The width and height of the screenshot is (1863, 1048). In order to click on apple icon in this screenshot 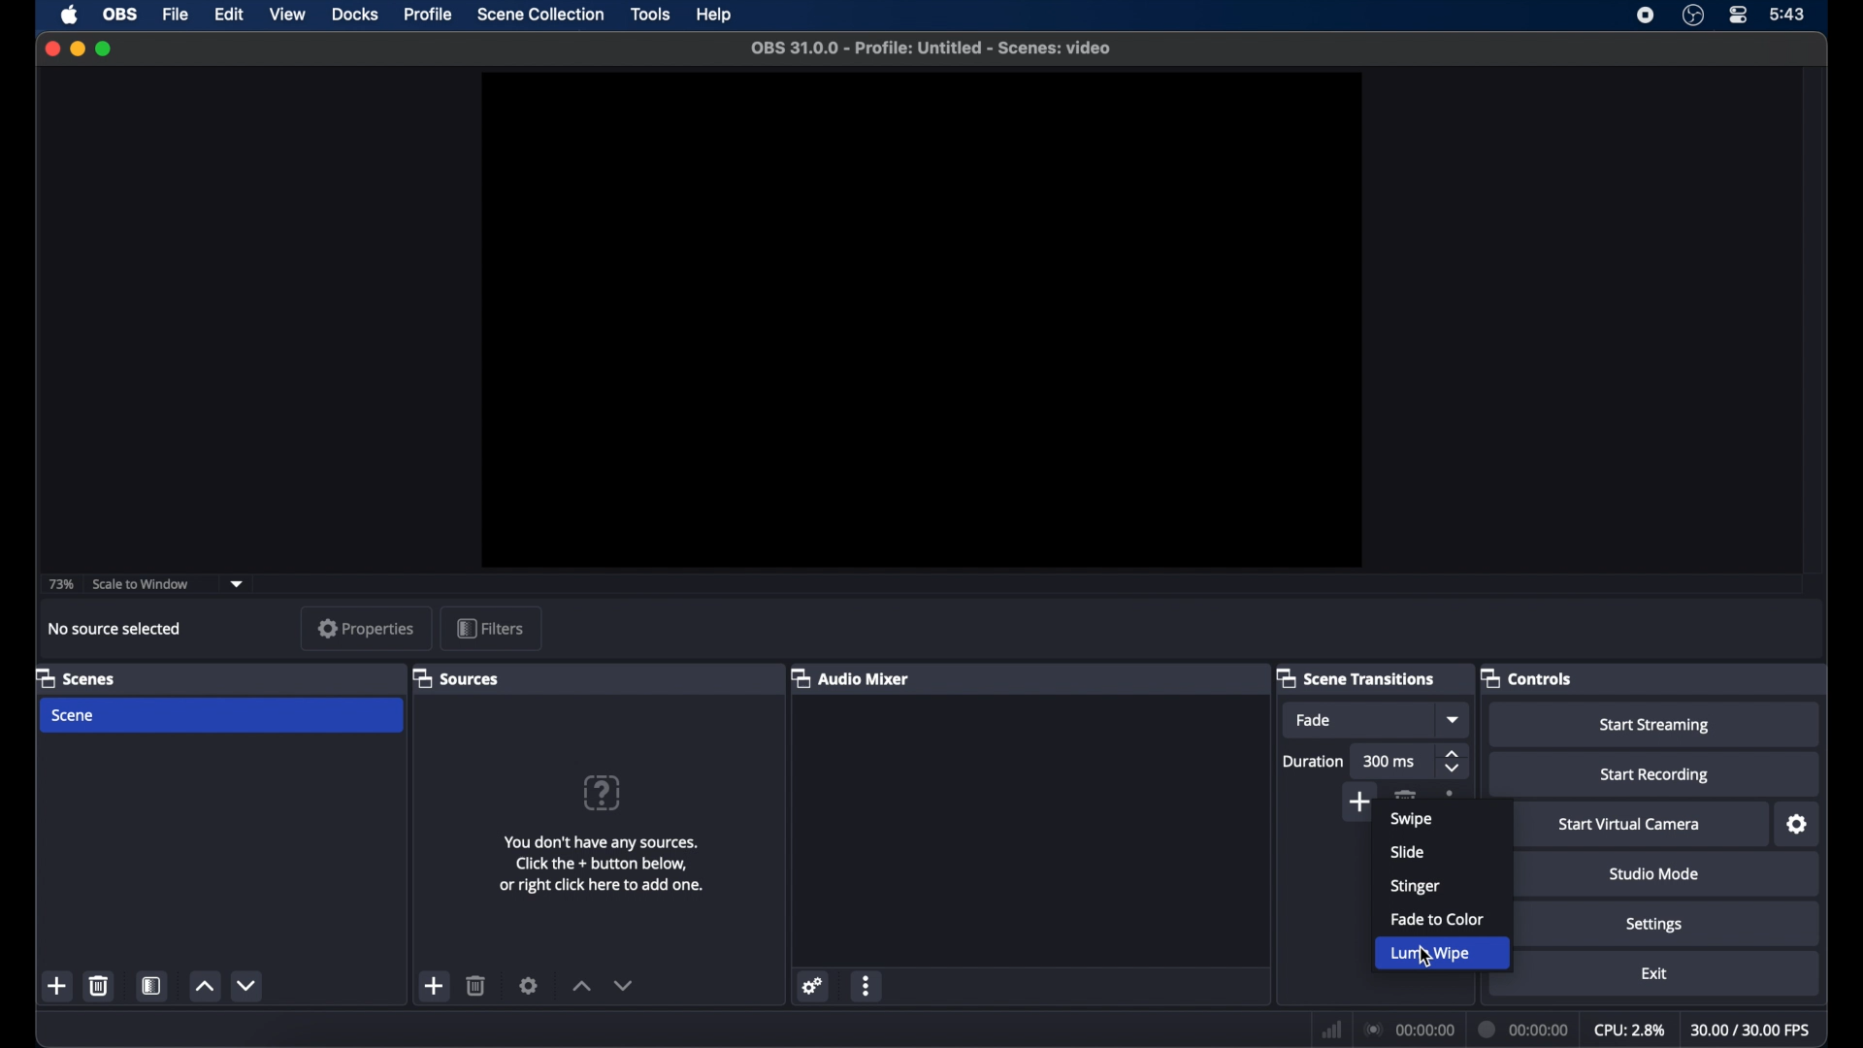, I will do `click(71, 16)`.